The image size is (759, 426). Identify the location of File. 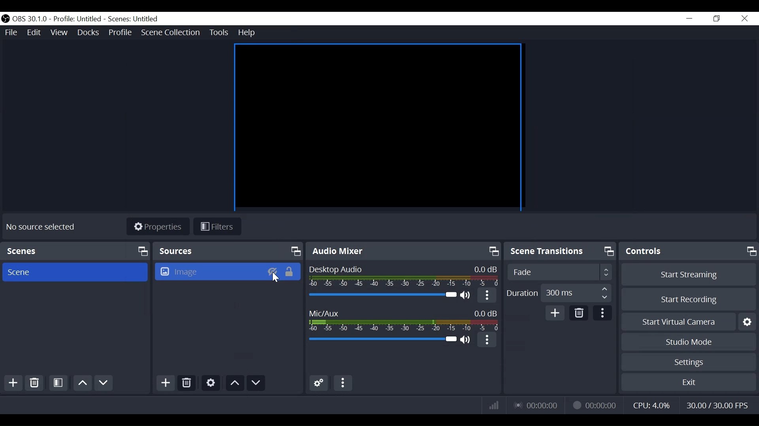
(10, 31).